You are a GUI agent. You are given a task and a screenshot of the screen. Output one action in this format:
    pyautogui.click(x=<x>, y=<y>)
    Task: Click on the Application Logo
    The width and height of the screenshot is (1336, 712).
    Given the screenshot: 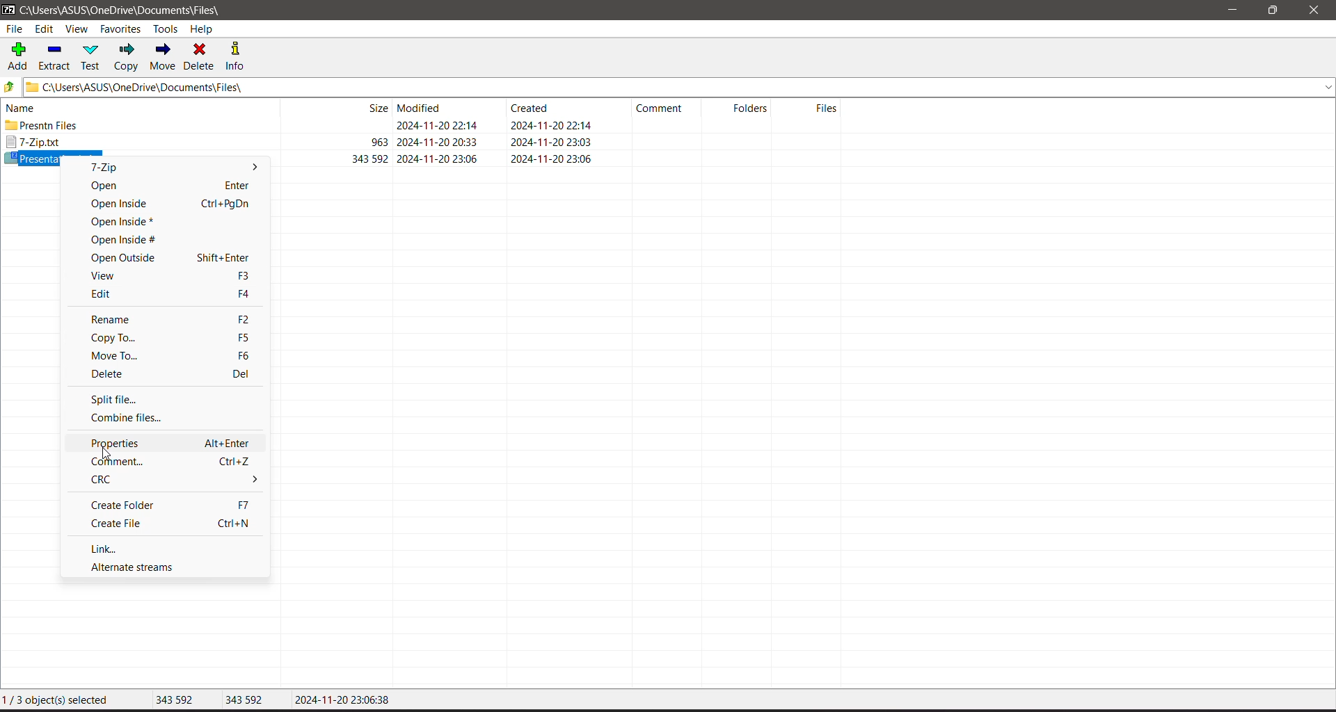 What is the action you would take?
    pyautogui.click(x=8, y=10)
    